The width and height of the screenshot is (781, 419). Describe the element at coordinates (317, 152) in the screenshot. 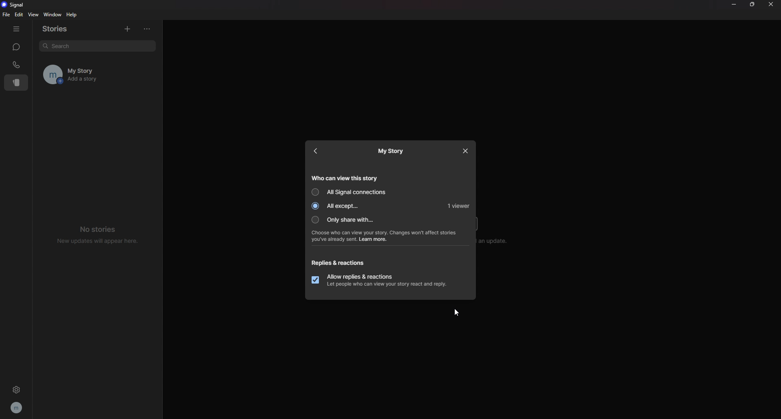

I see `back` at that location.